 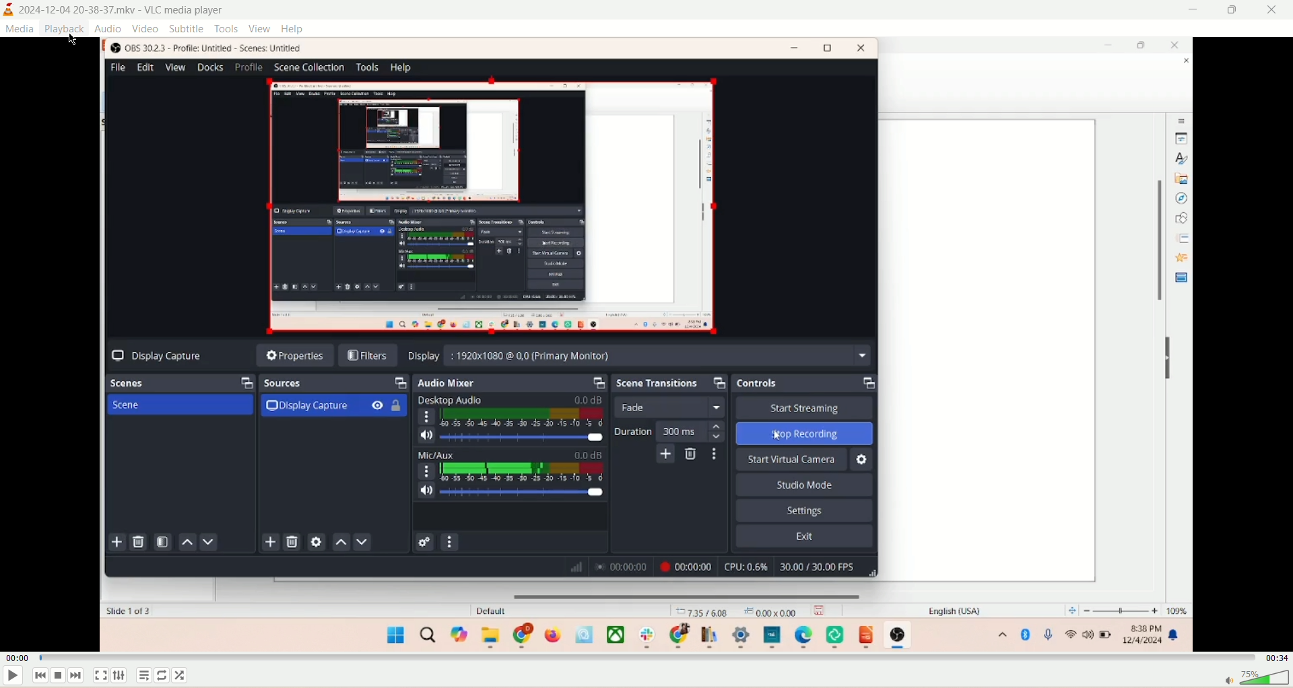 What do you see at coordinates (13, 678) in the screenshot?
I see `play/pause` at bounding box center [13, 678].